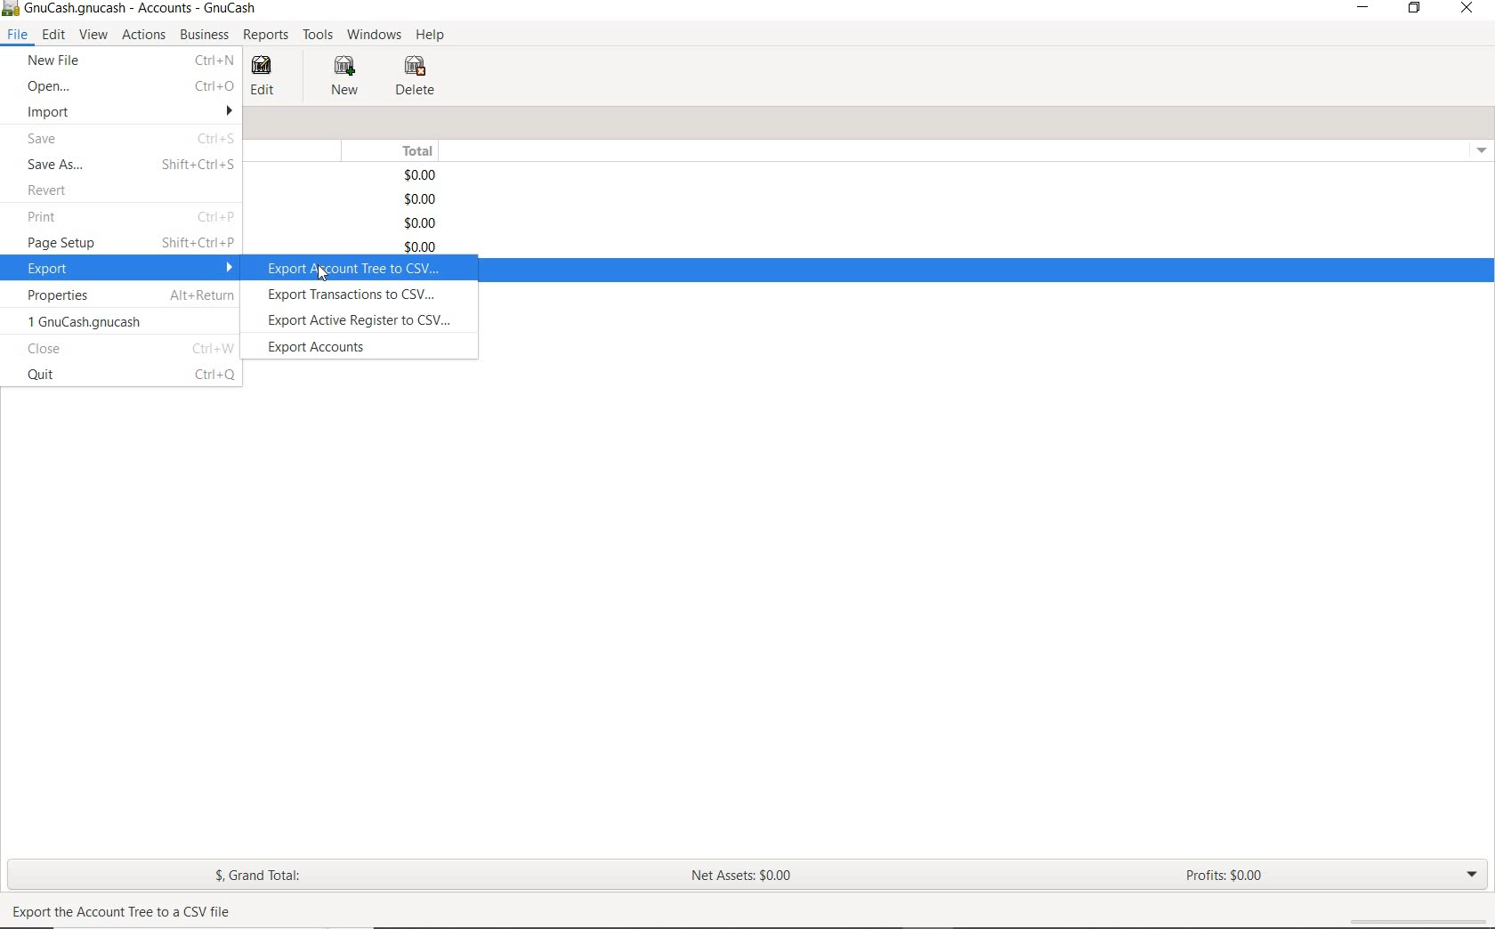  I want to click on cursor, so click(65, 276).